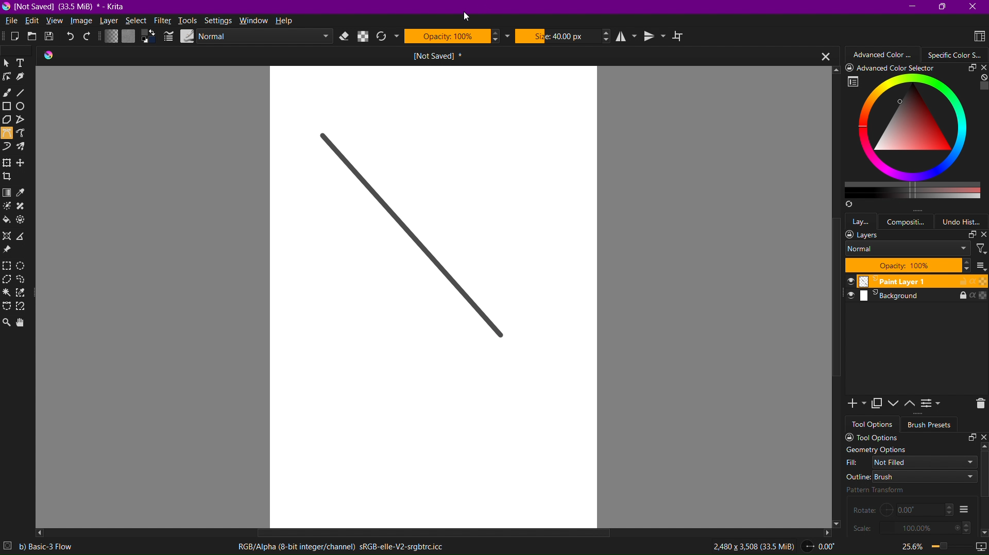 The width and height of the screenshot is (989, 555). I want to click on Window, so click(255, 21).